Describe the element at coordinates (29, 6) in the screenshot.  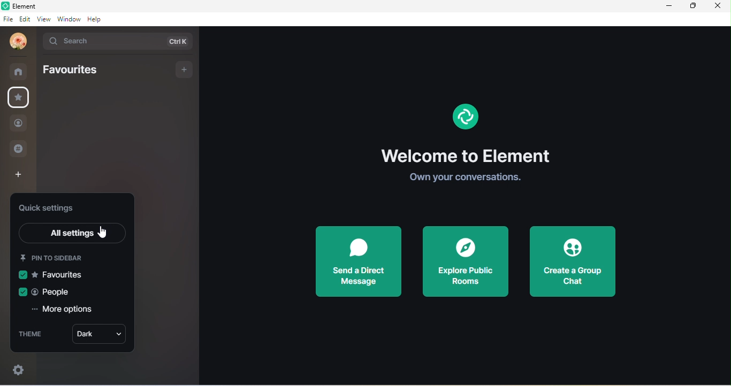
I see `Element` at that location.